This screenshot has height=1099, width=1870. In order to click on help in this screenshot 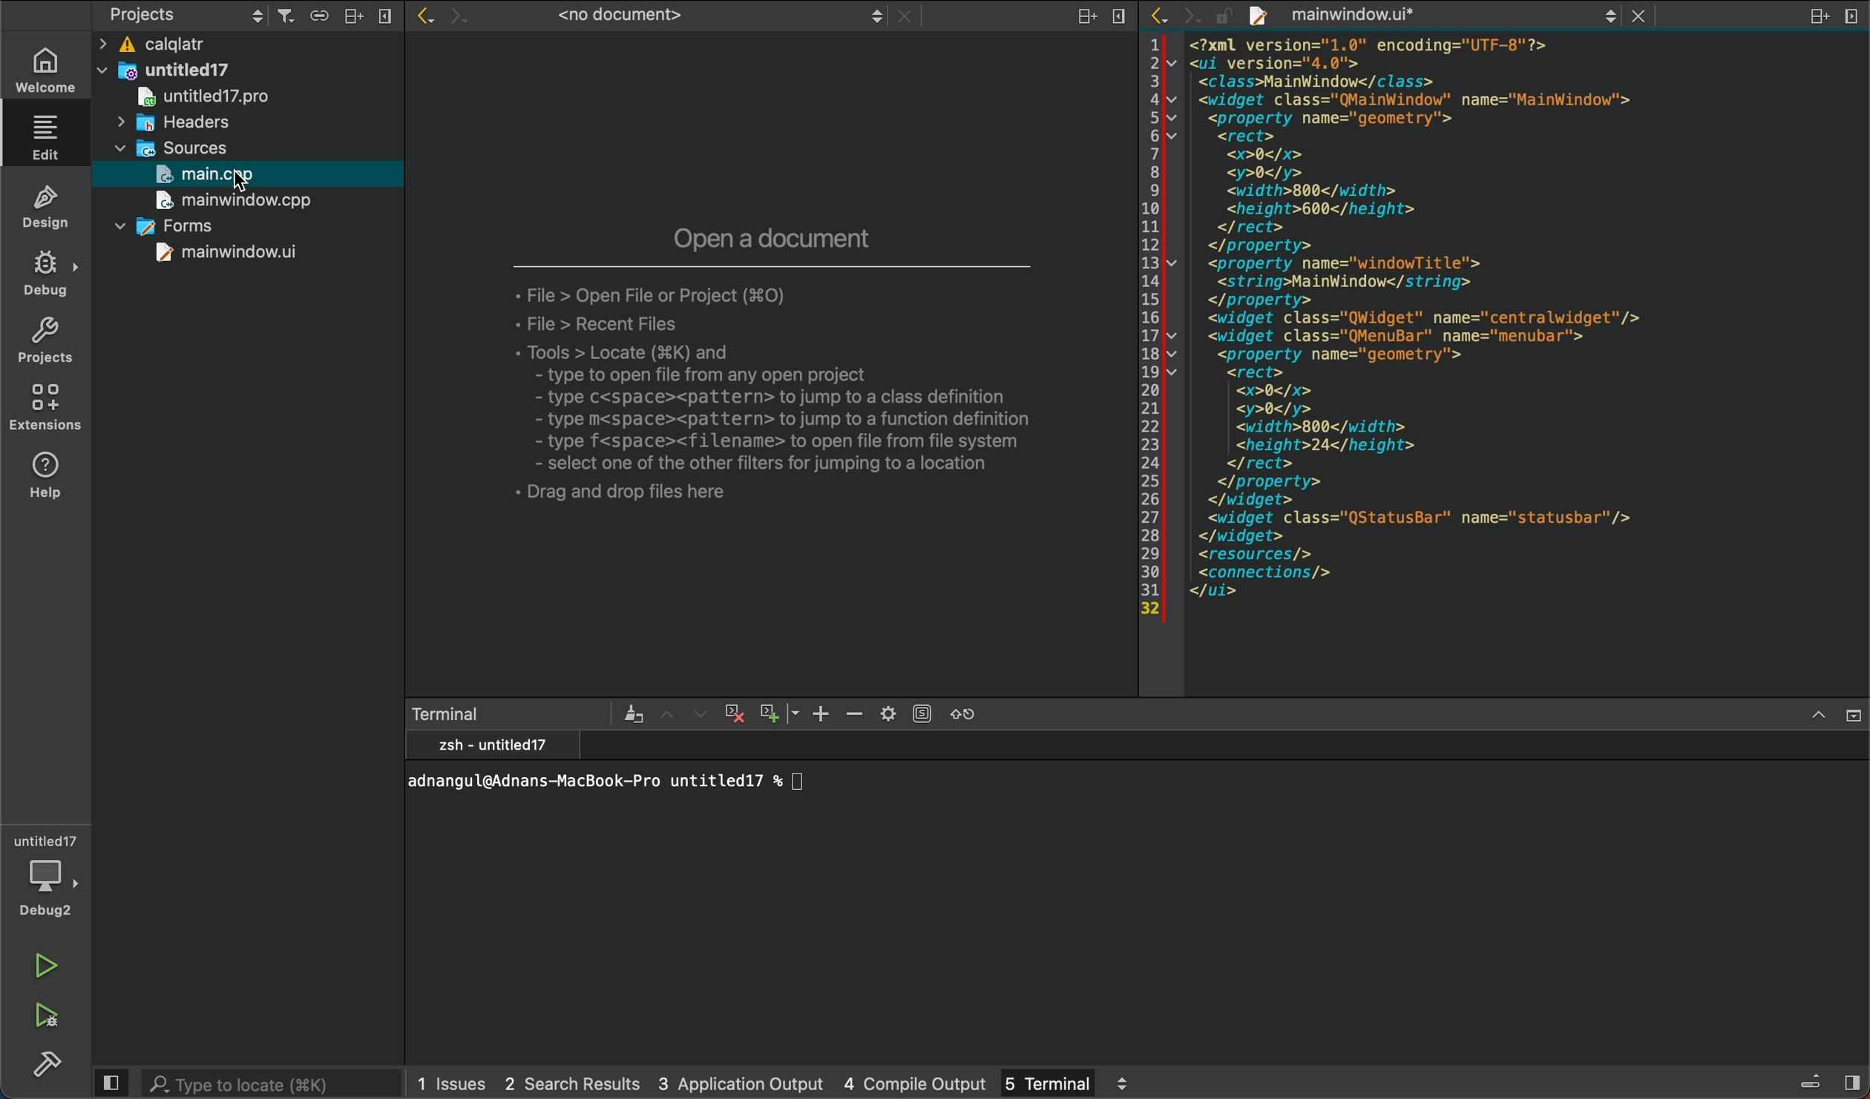, I will do `click(47, 478)`.